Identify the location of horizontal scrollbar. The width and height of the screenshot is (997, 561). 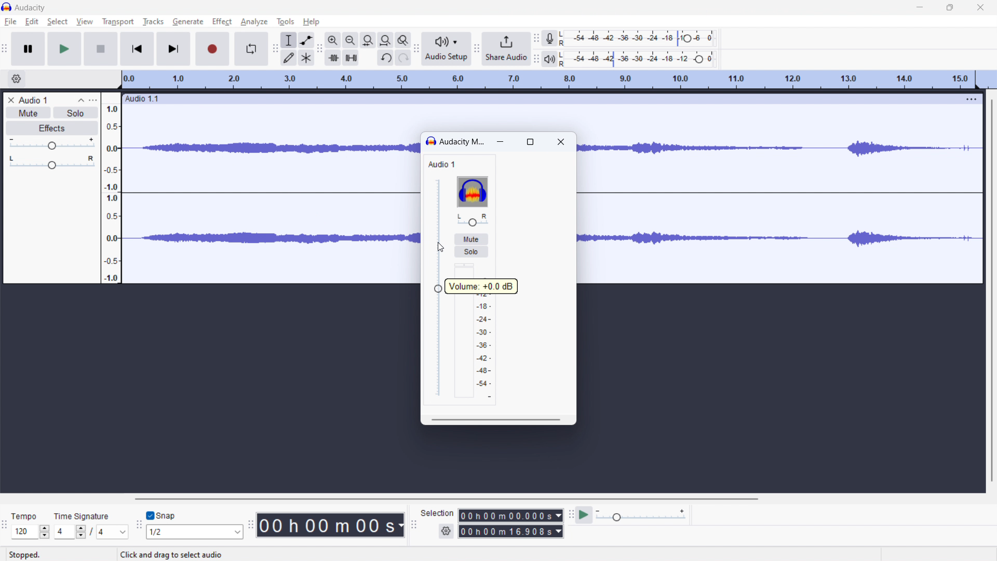
(449, 499).